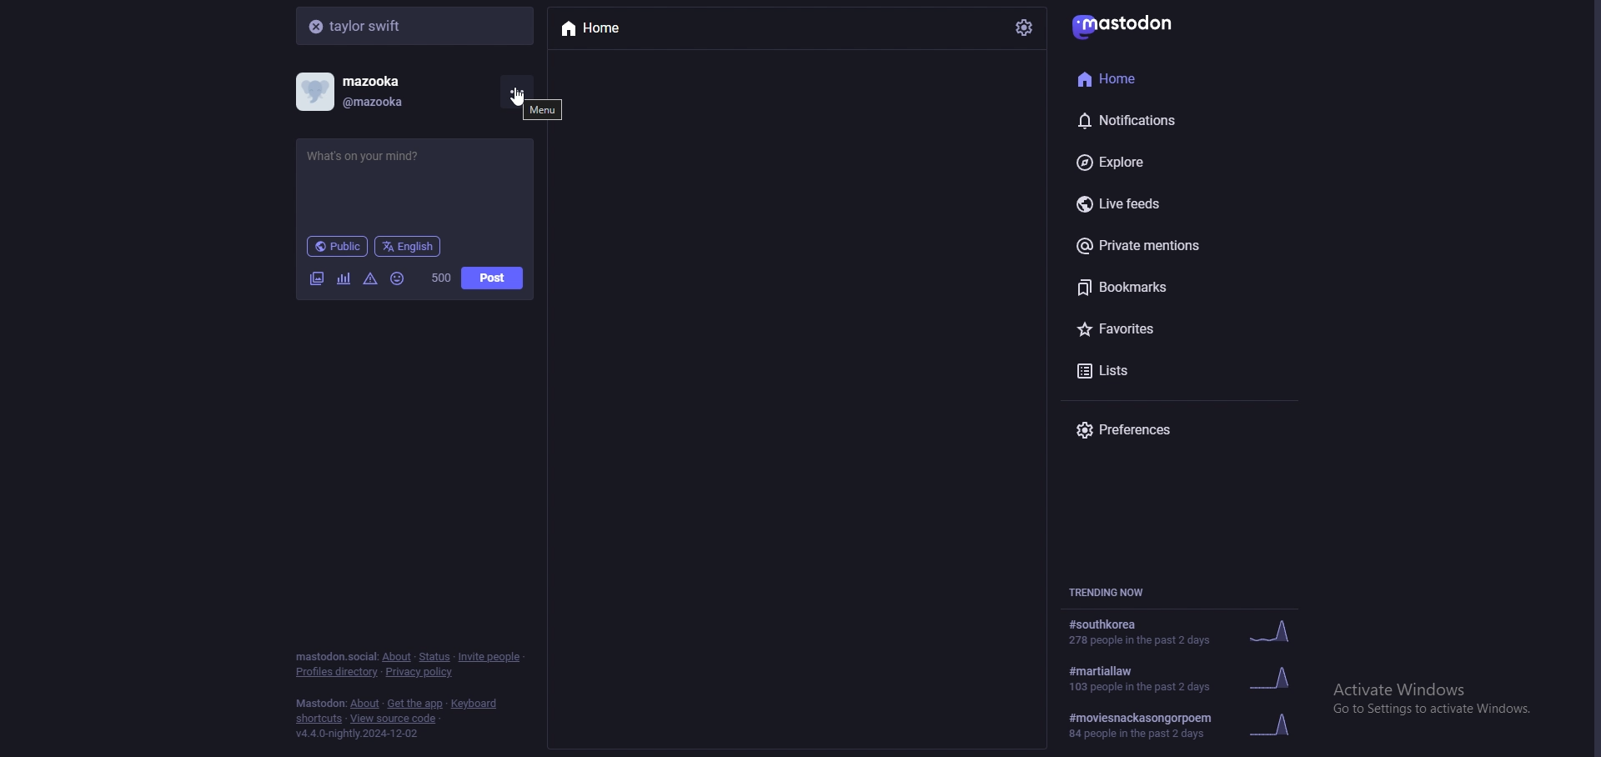  Describe the element at coordinates (504, 90) in the screenshot. I see `cursor` at that location.